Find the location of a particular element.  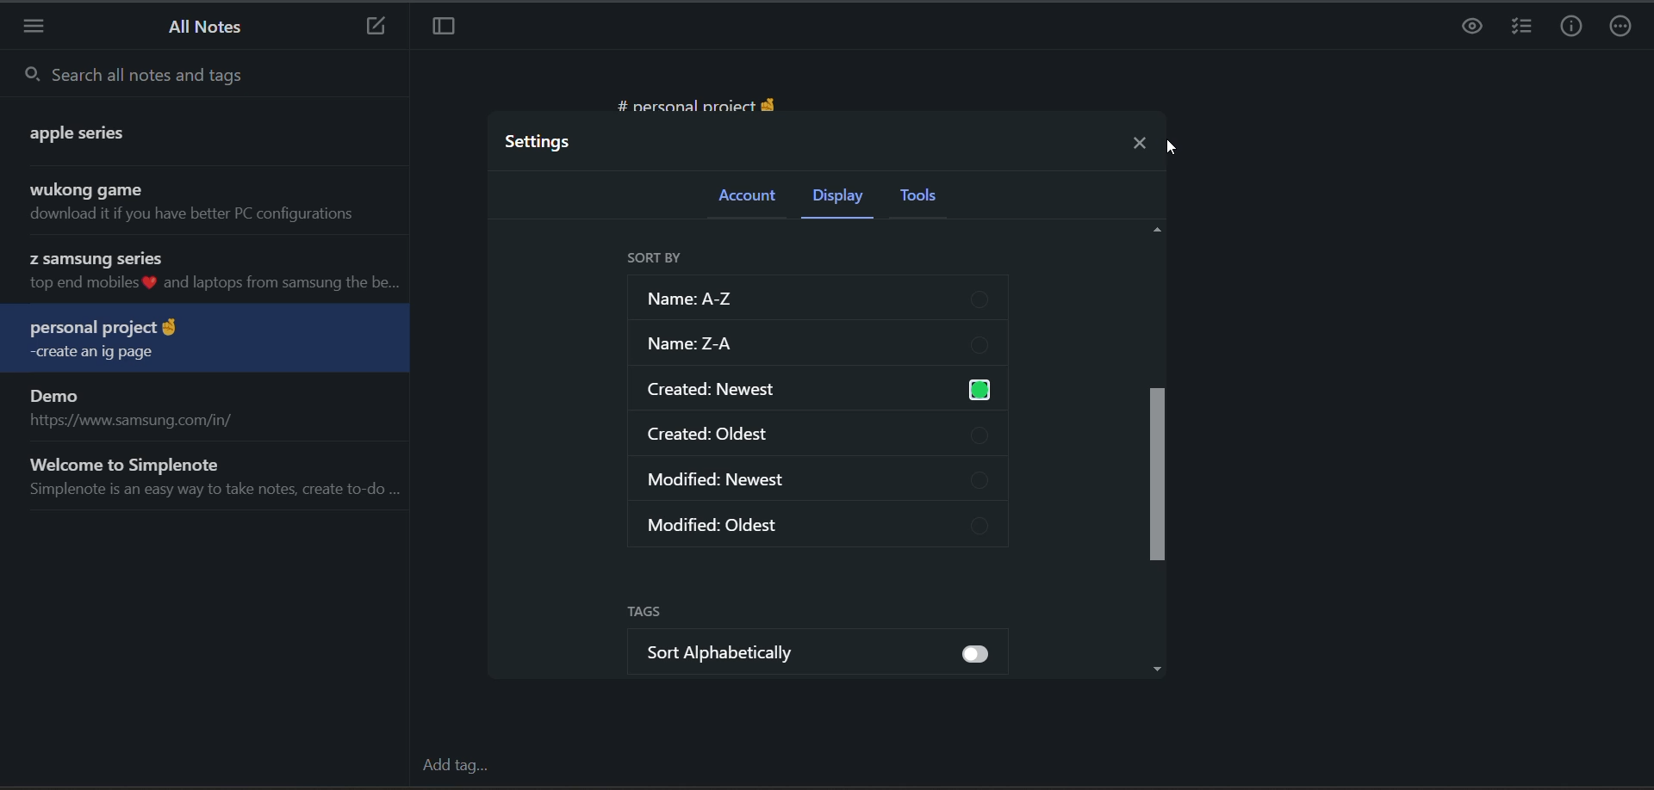

menu is located at coordinates (37, 31).